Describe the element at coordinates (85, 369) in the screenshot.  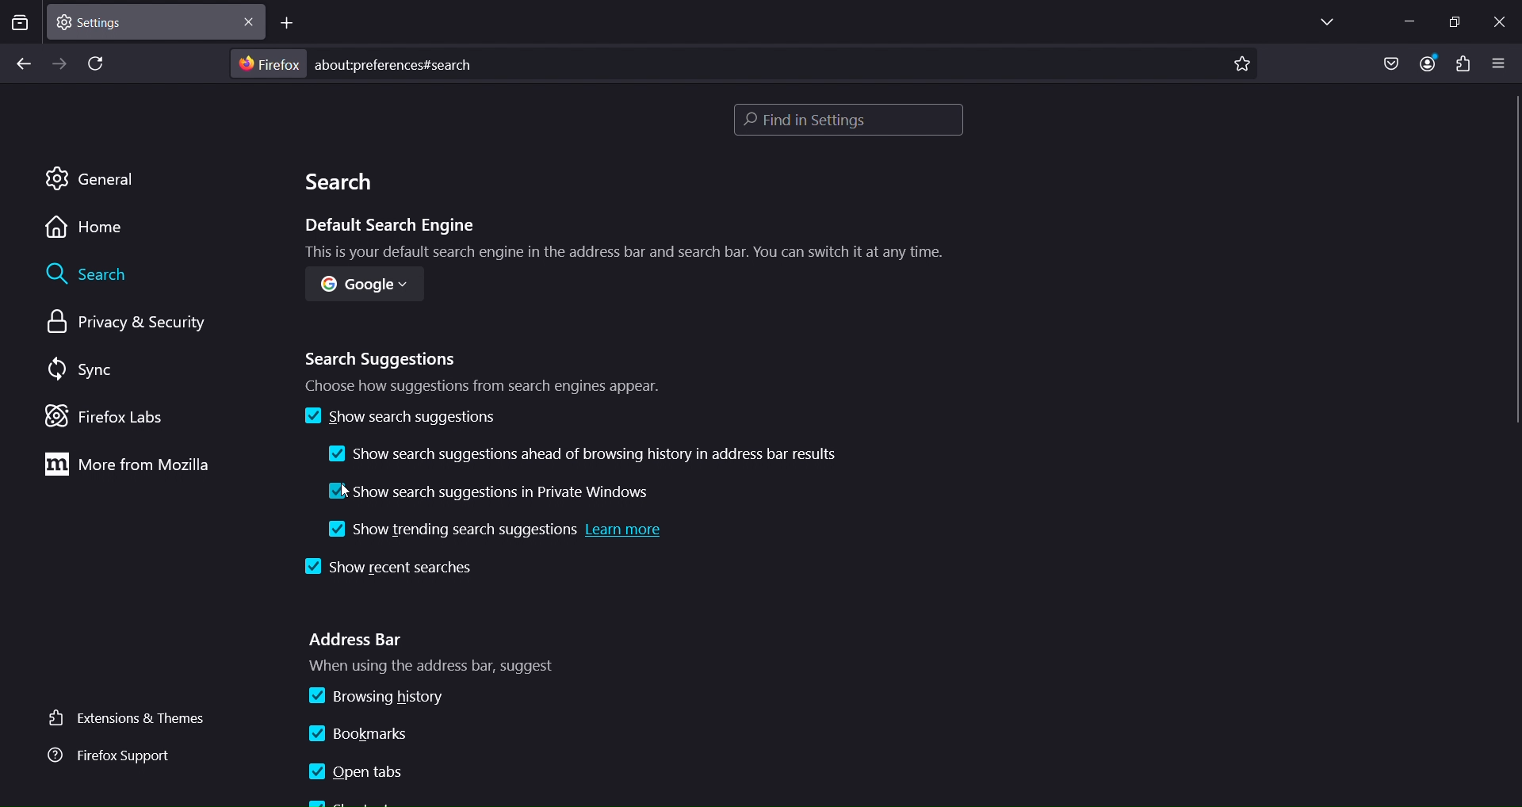
I see `ync` at that location.